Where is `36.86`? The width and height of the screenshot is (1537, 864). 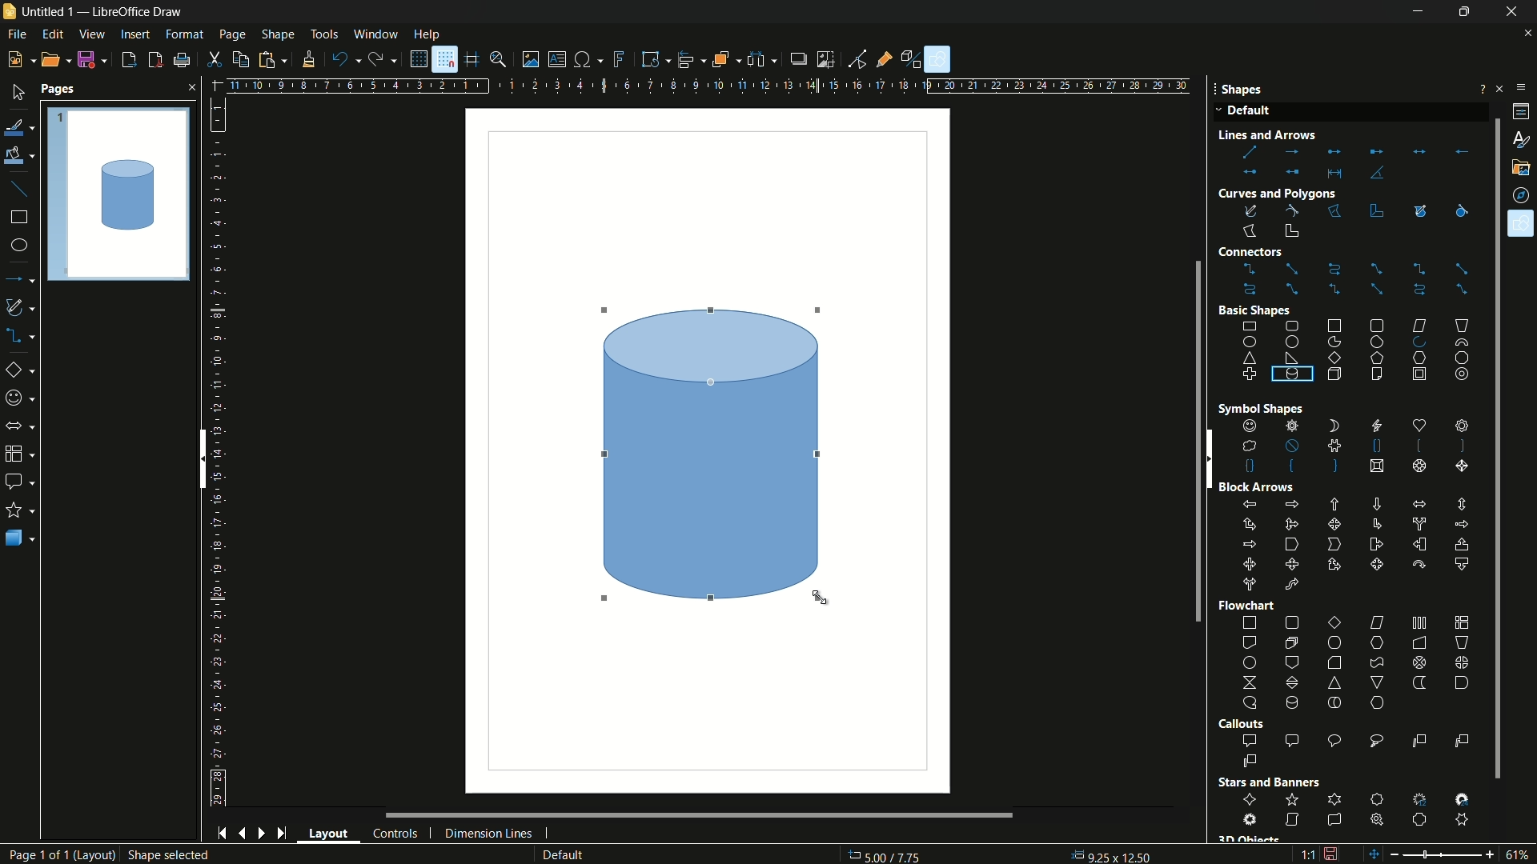 36.86 is located at coordinates (895, 855).